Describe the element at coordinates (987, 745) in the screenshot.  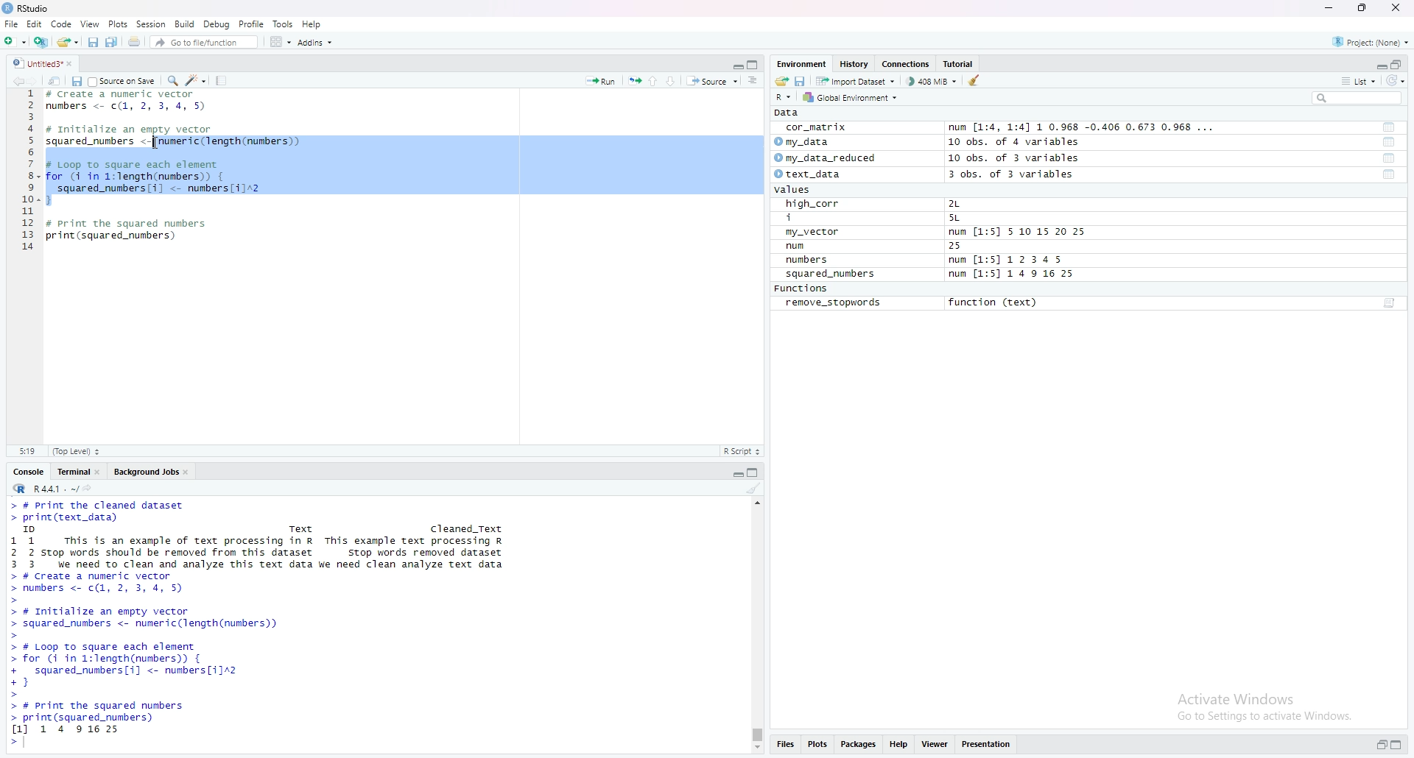
I see `Presentation` at that location.